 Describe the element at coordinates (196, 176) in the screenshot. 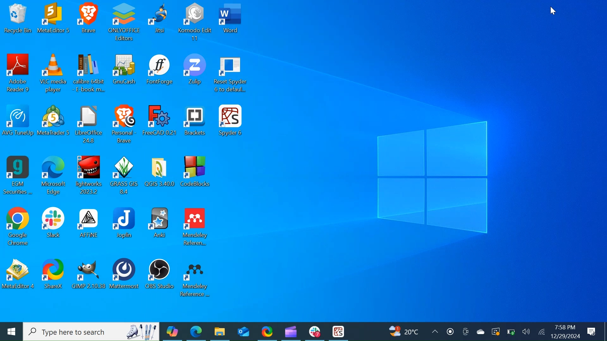

I see `CodeBlock` at that location.